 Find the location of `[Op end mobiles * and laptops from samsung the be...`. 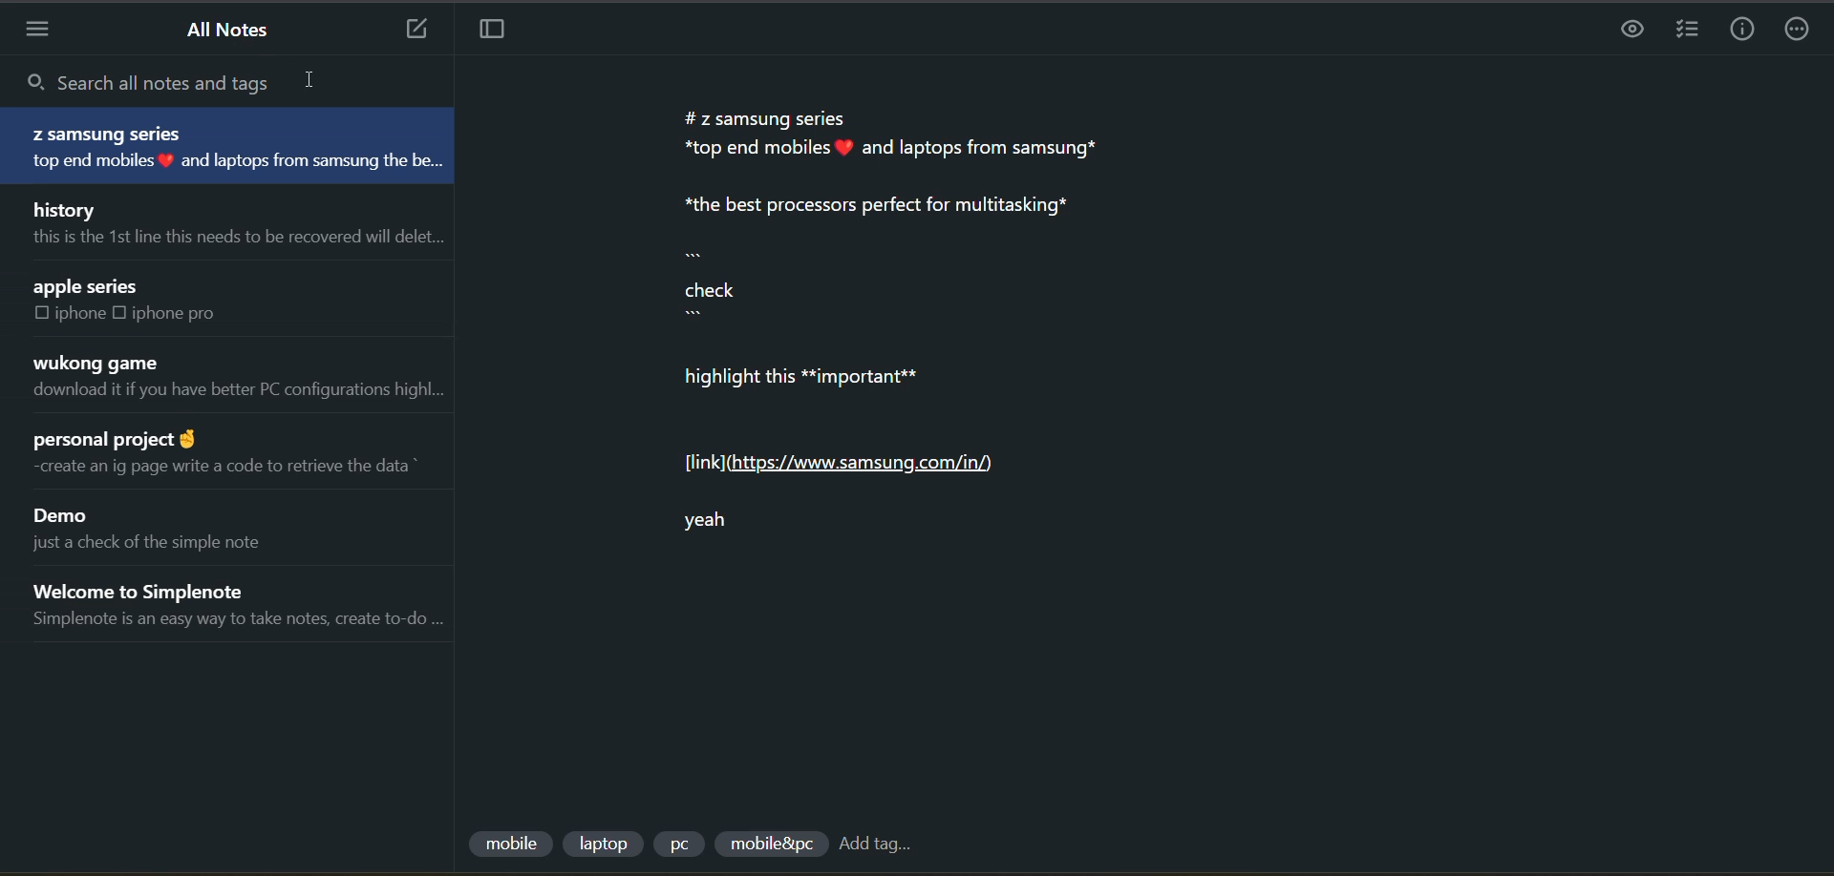

[Op end mobiles * and laptops from samsung the be... is located at coordinates (245, 159).